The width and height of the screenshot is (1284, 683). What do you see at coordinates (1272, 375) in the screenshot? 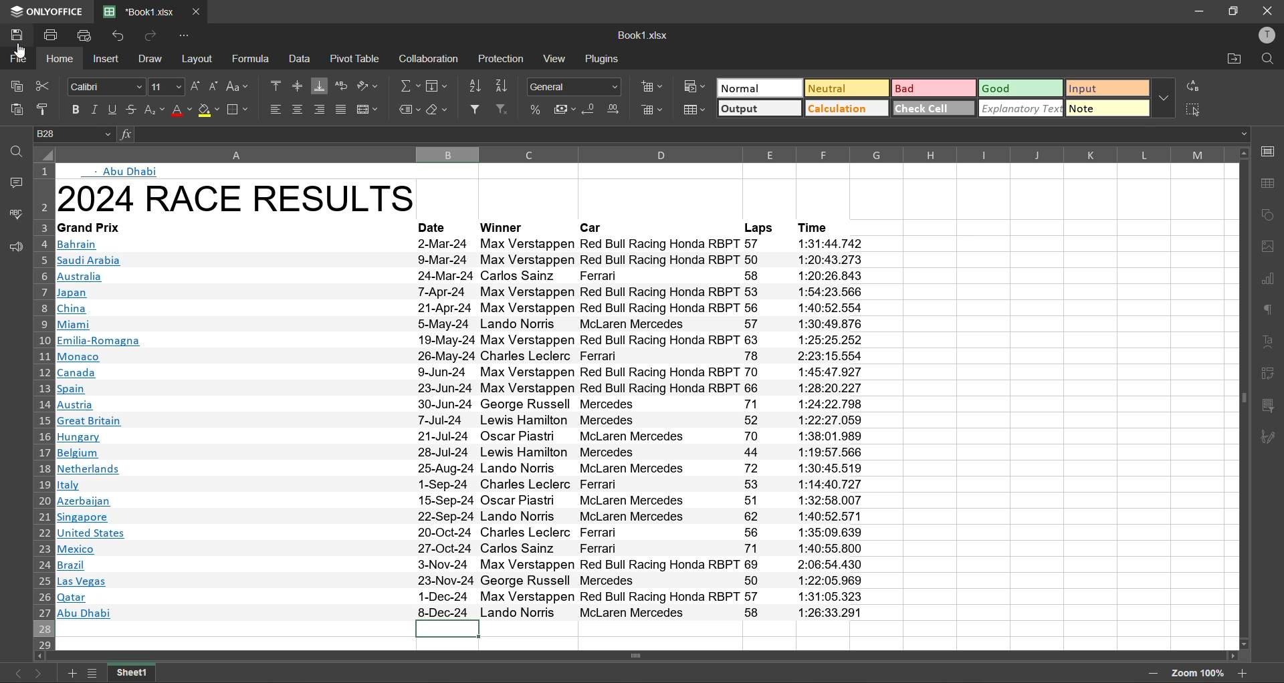
I see `pivot table` at bounding box center [1272, 375].